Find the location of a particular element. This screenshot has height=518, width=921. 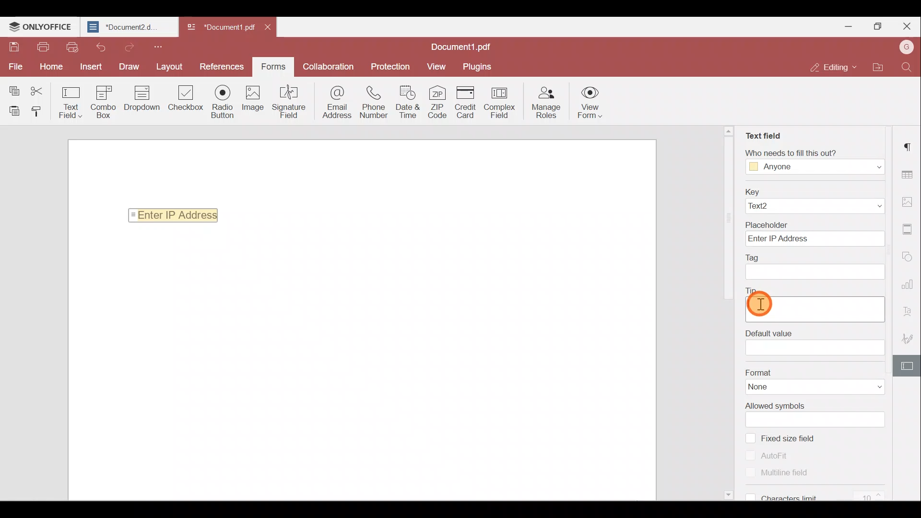

Image settings is located at coordinates (908, 201).